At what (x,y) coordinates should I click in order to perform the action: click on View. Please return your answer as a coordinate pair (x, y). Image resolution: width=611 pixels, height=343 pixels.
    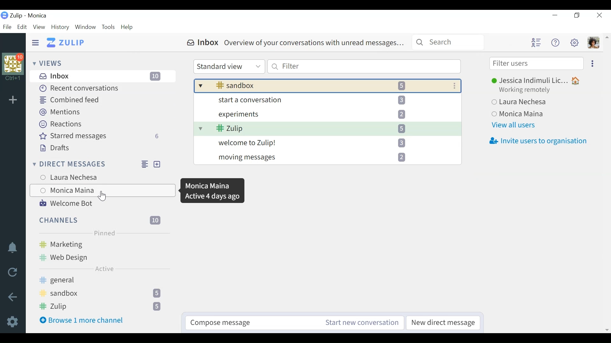
    Looking at the image, I should click on (39, 27).